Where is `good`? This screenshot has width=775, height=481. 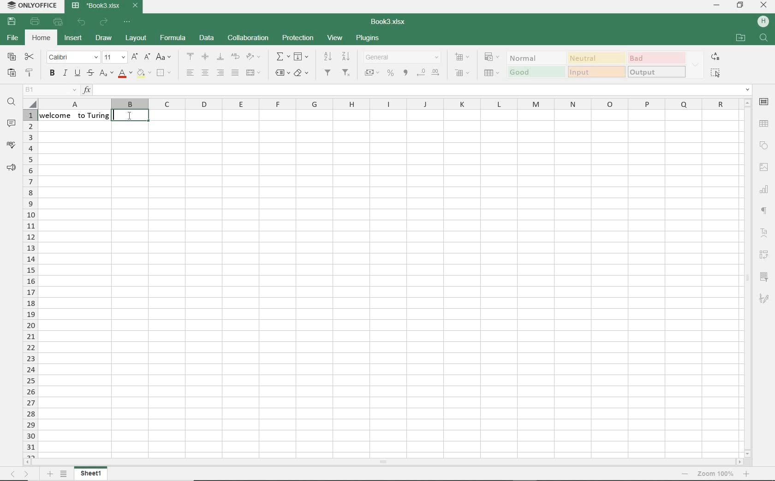 good is located at coordinates (535, 72).